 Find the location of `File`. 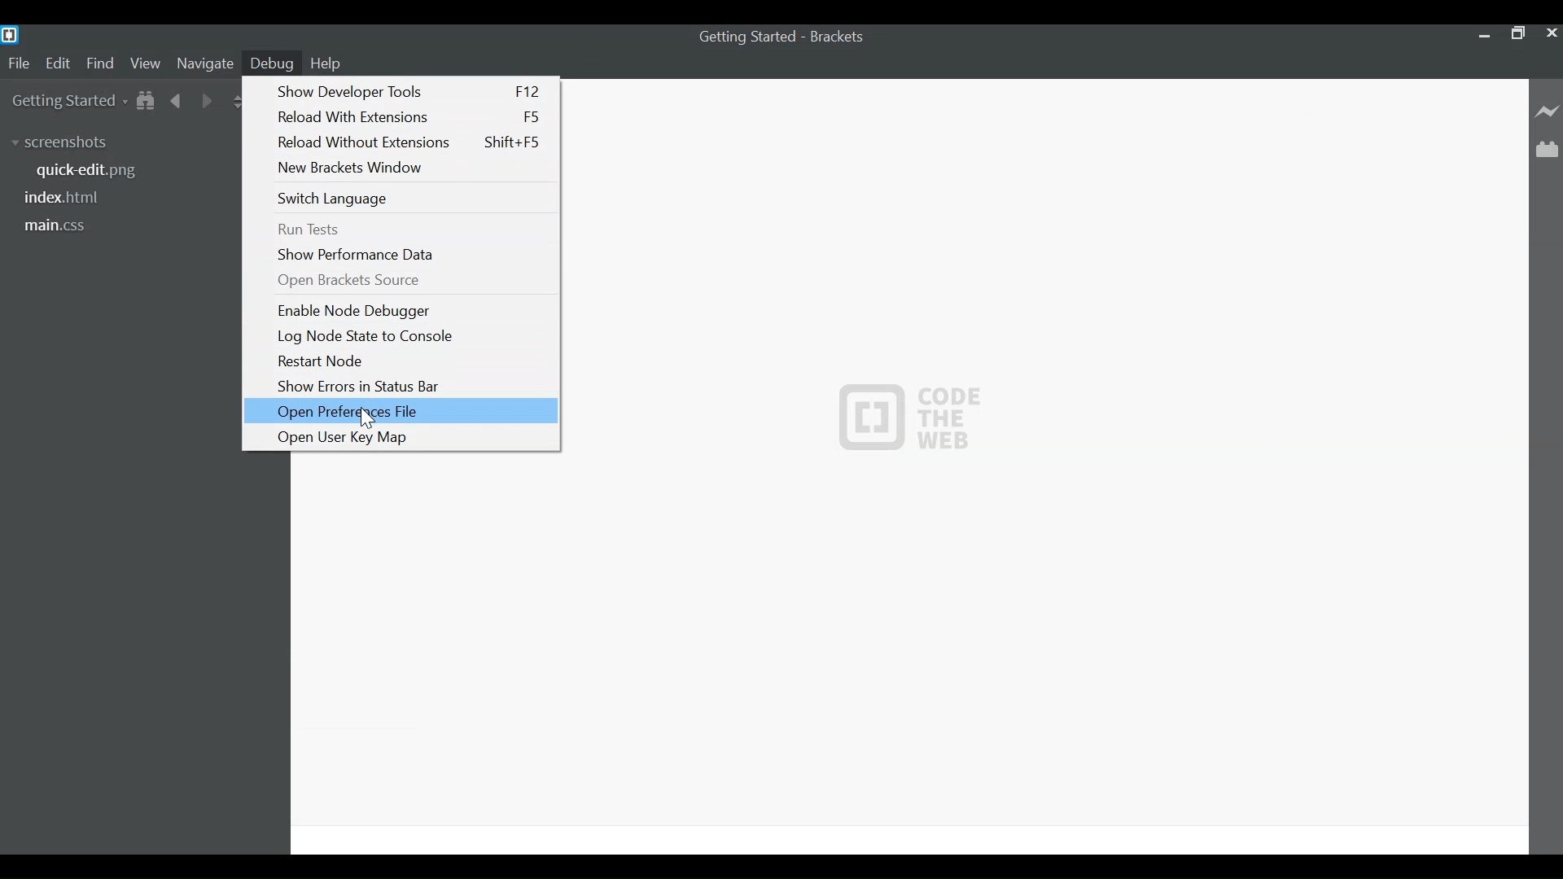

File is located at coordinates (18, 63).